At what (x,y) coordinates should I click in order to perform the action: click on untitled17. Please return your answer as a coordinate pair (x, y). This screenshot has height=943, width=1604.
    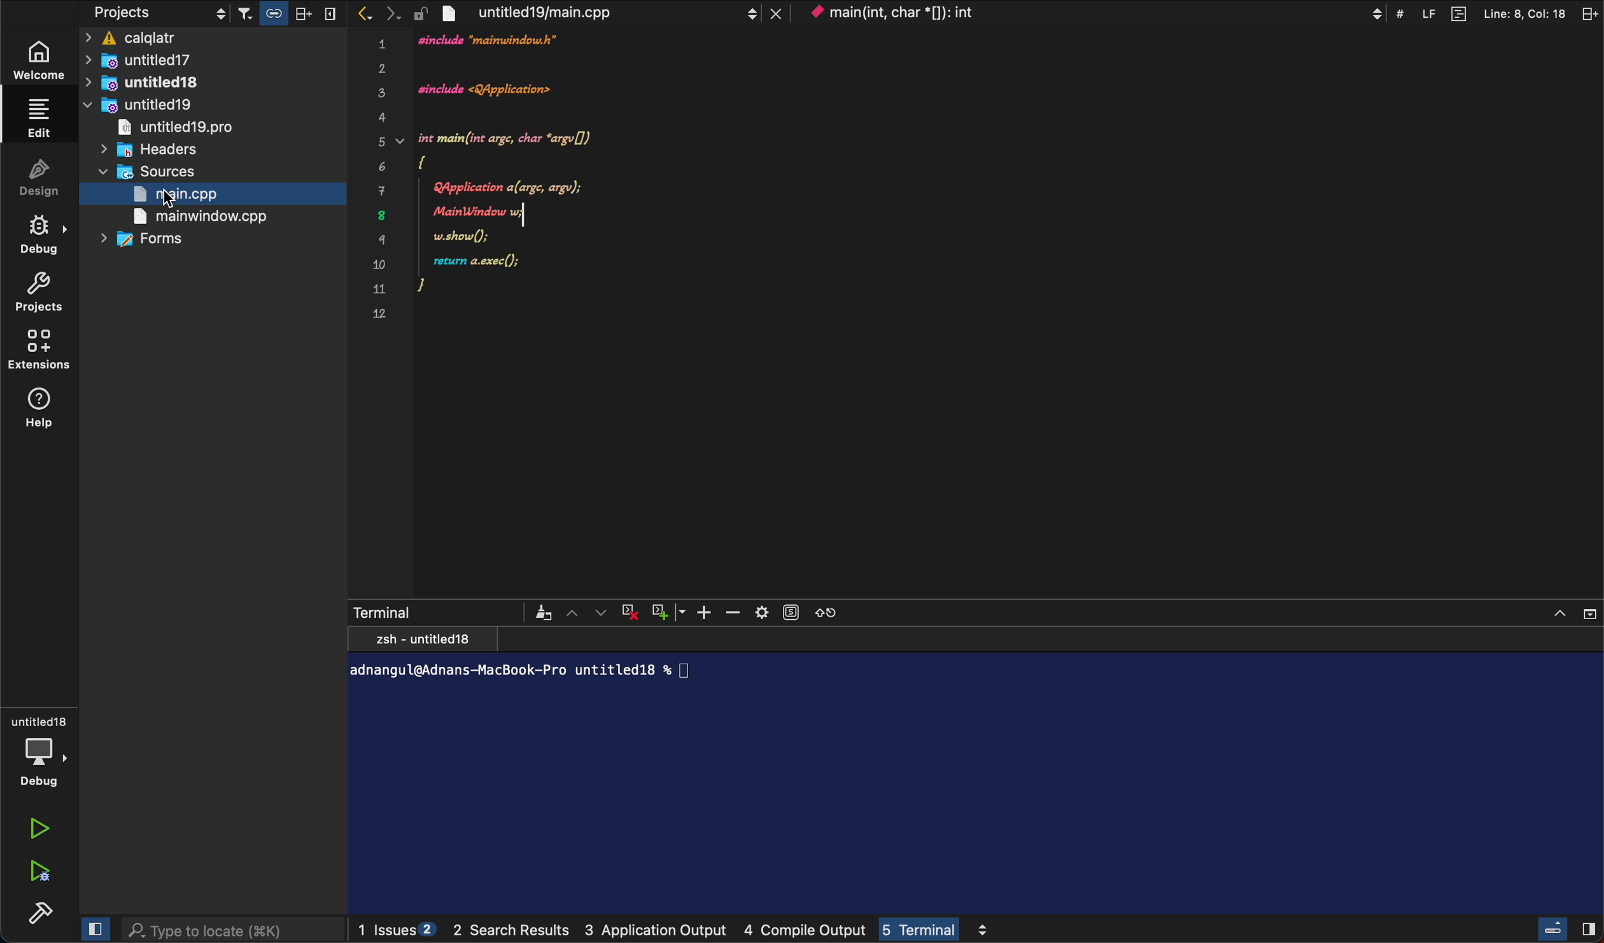
    Looking at the image, I should click on (171, 60).